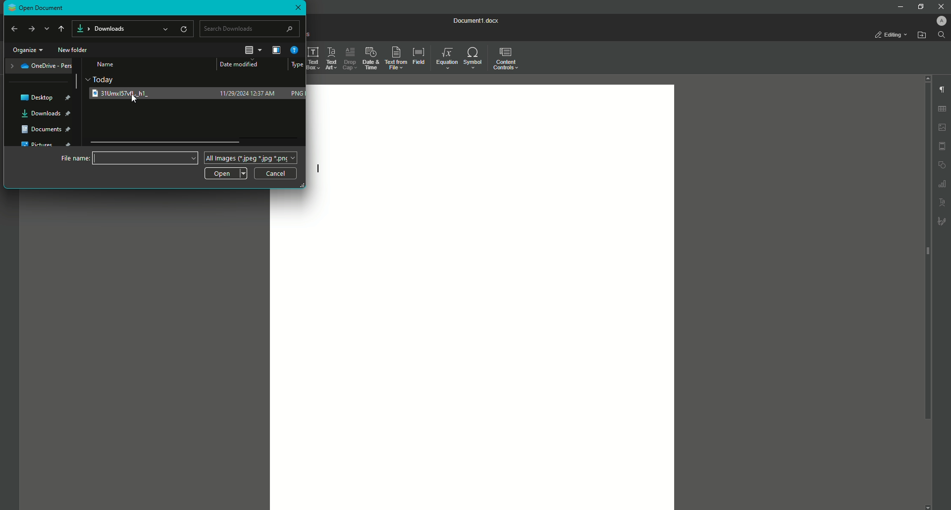 This screenshot has width=951, height=510. Describe the element at coordinates (248, 93) in the screenshot. I see `Date and Time` at that location.